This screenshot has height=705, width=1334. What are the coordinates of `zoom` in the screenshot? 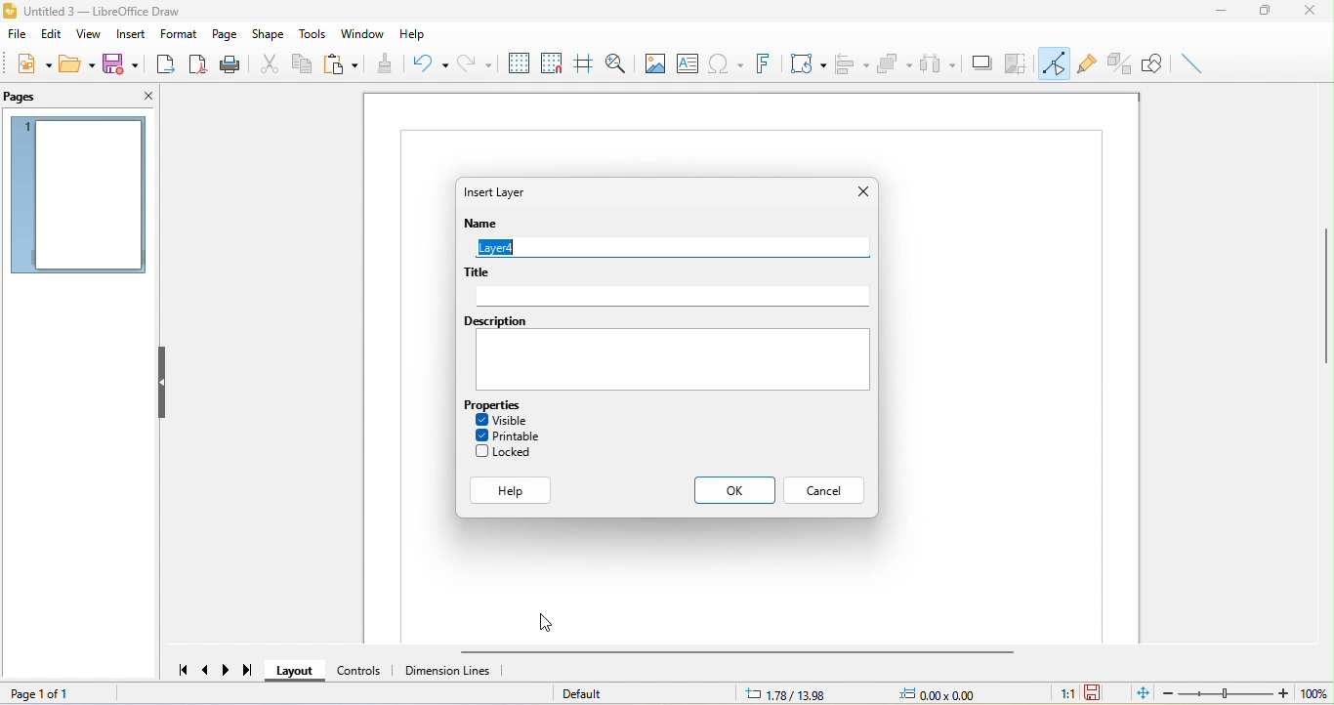 It's located at (1246, 694).